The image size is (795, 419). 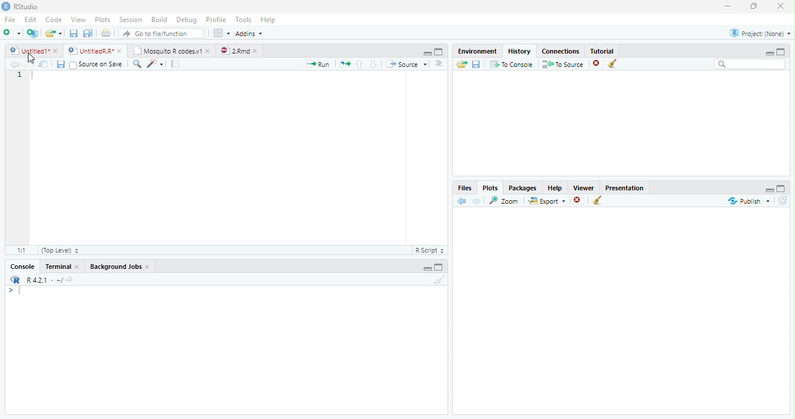 What do you see at coordinates (491, 187) in the screenshot?
I see `Plots` at bounding box center [491, 187].